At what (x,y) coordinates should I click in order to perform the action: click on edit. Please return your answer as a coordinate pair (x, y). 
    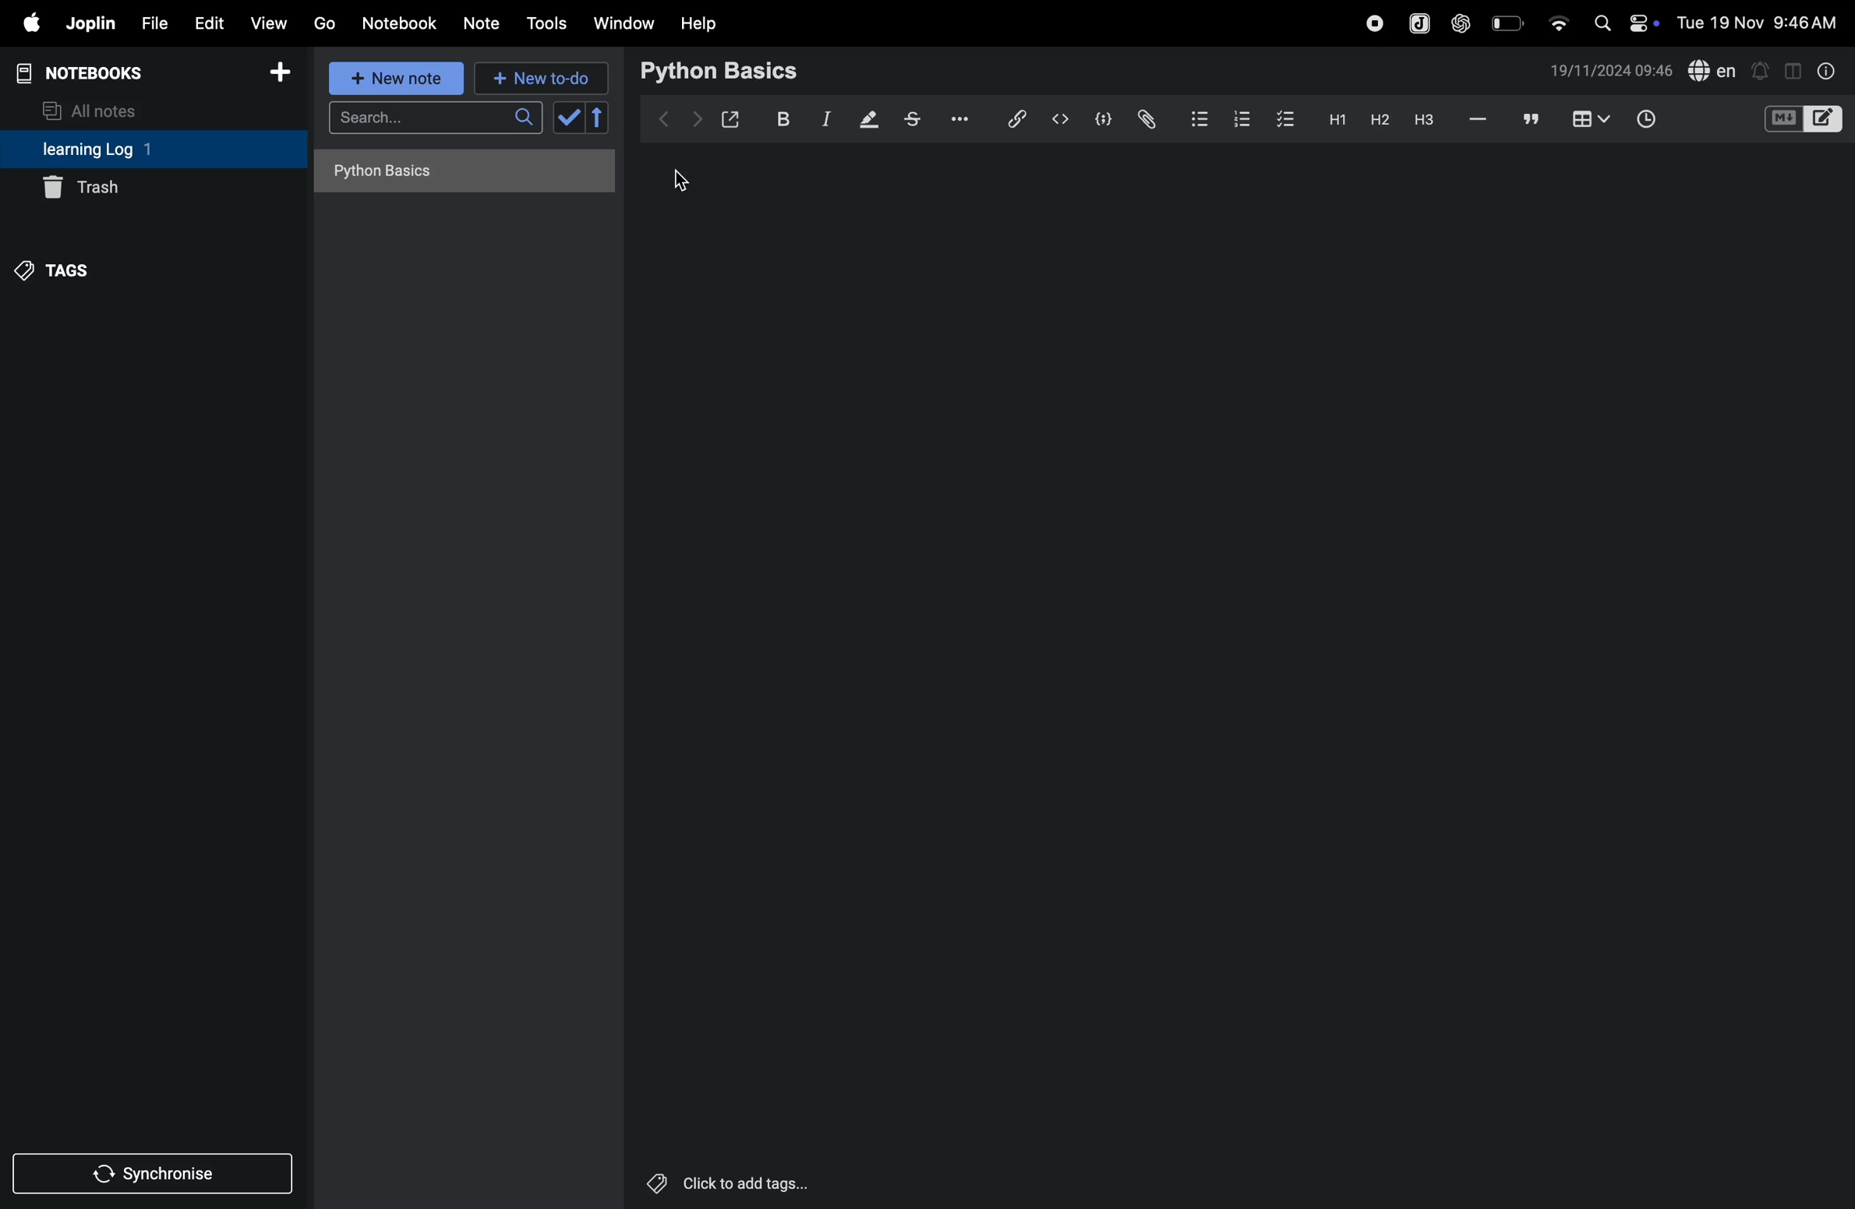
    Looking at the image, I should click on (207, 23).